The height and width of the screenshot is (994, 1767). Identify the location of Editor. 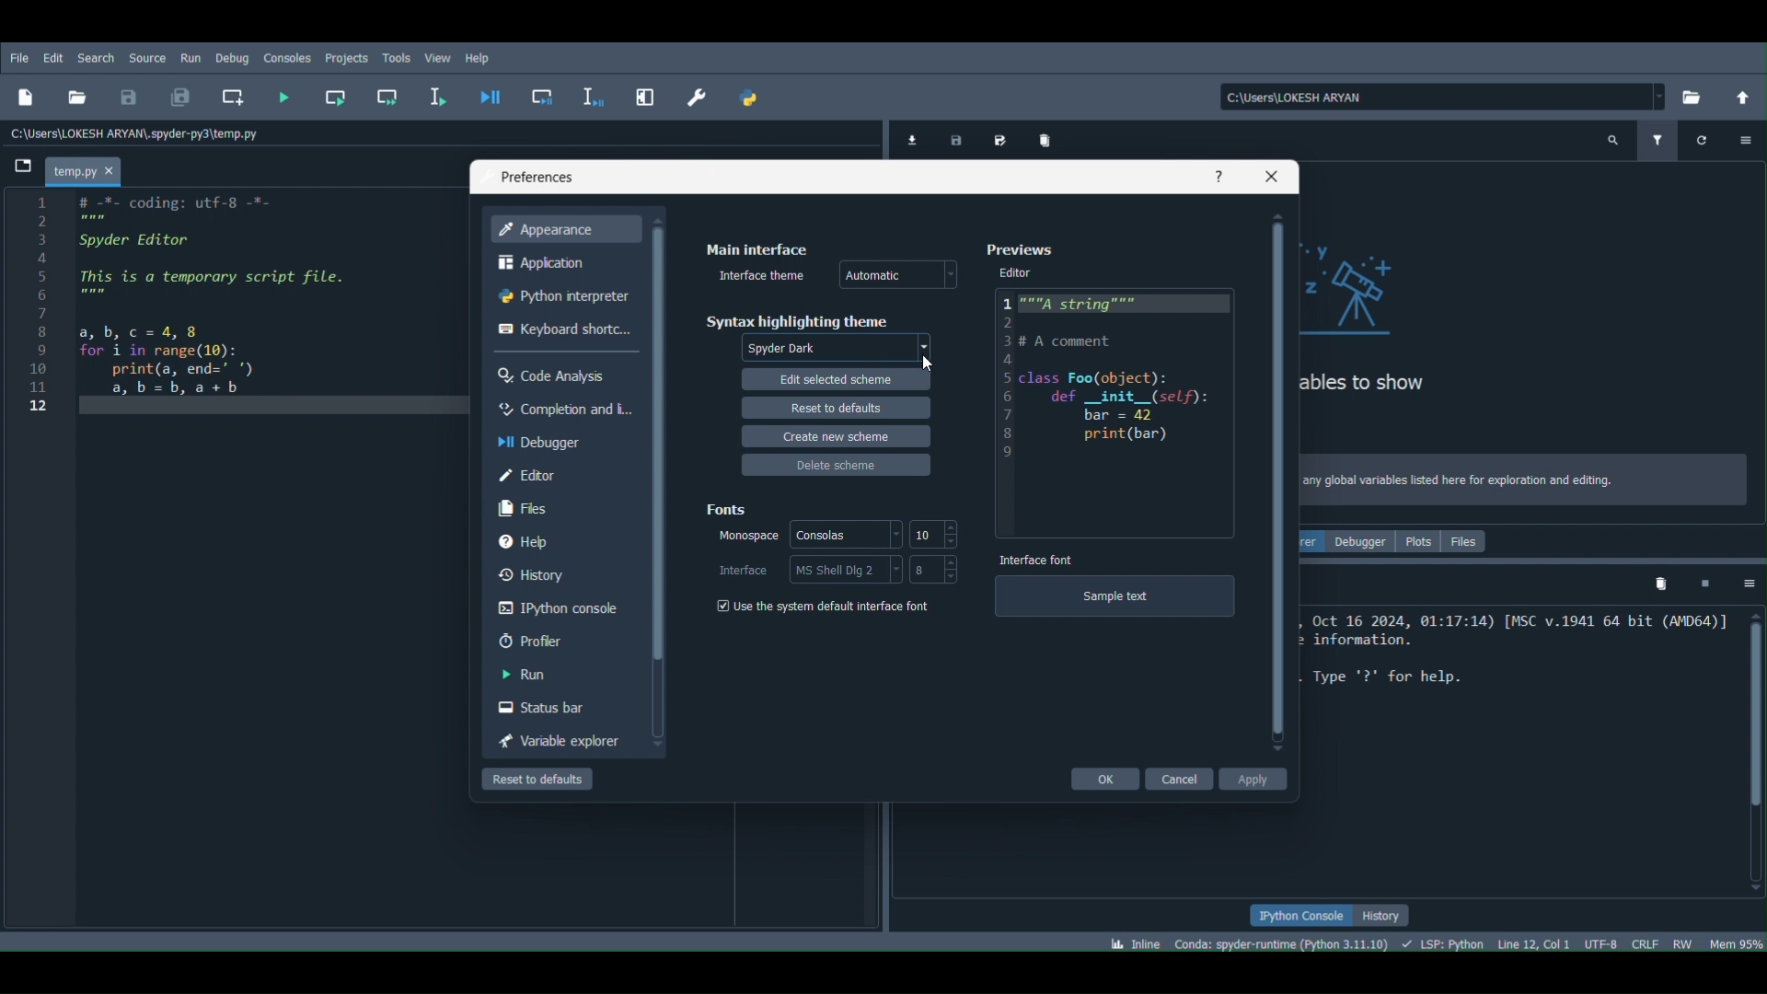
(569, 478).